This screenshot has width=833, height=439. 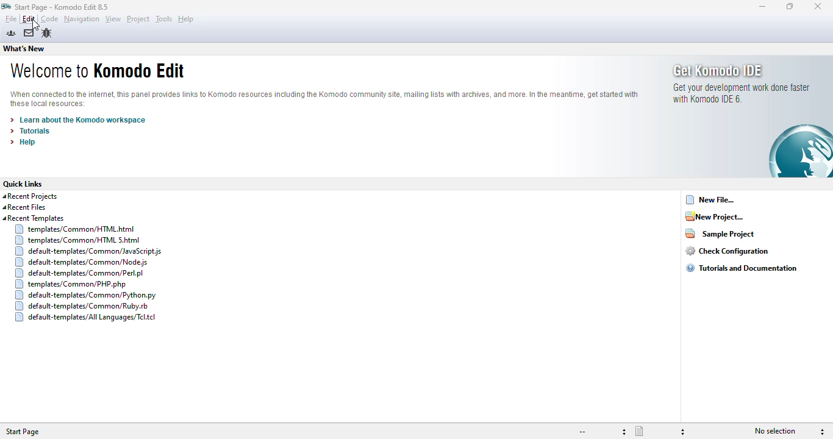 I want to click on recent templates, so click(x=84, y=269).